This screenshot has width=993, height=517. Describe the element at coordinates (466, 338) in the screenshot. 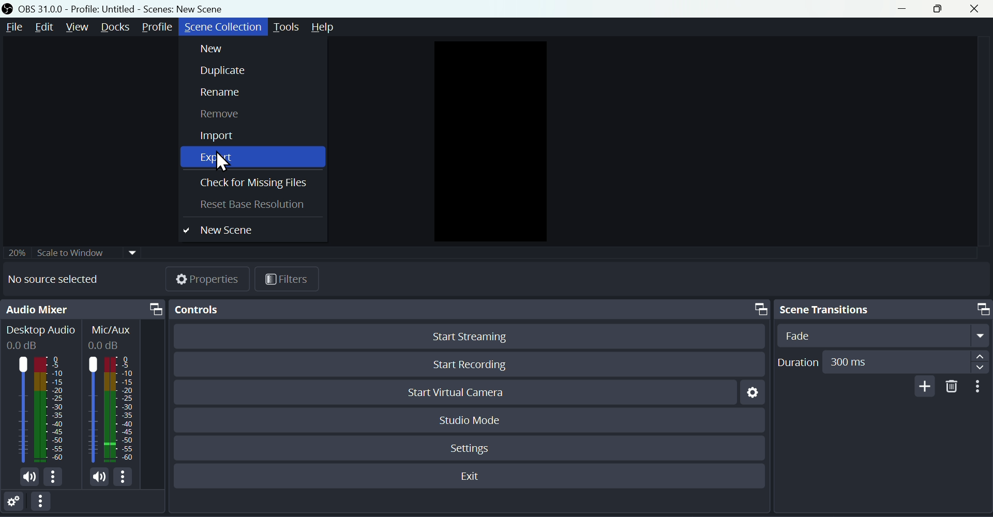

I see `Start streaming` at that location.